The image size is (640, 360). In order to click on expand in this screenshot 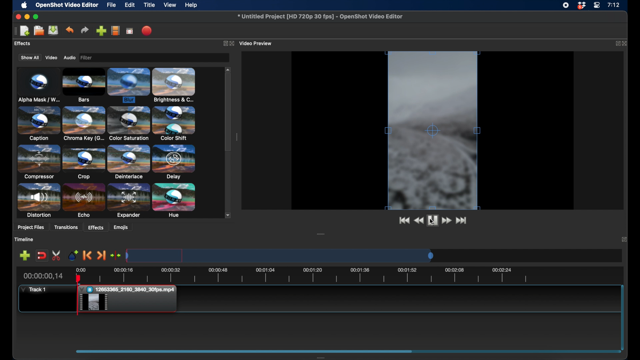, I will do `click(617, 44)`.